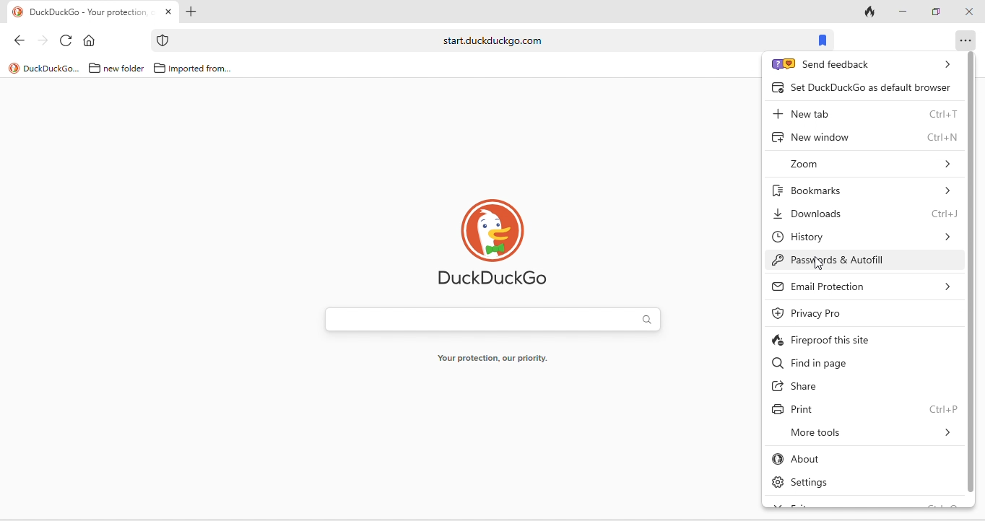 The image size is (985, 521). I want to click on folder icon, so click(160, 68).